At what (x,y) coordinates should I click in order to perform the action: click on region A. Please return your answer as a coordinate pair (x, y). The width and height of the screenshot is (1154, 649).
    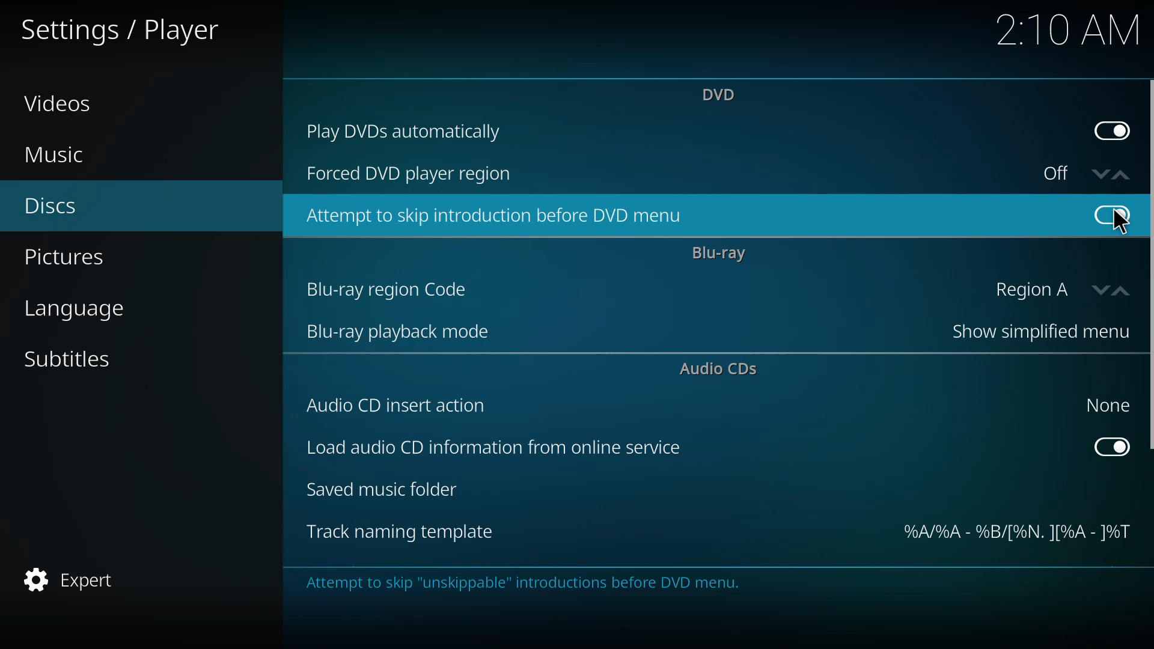
    Looking at the image, I should click on (1052, 287).